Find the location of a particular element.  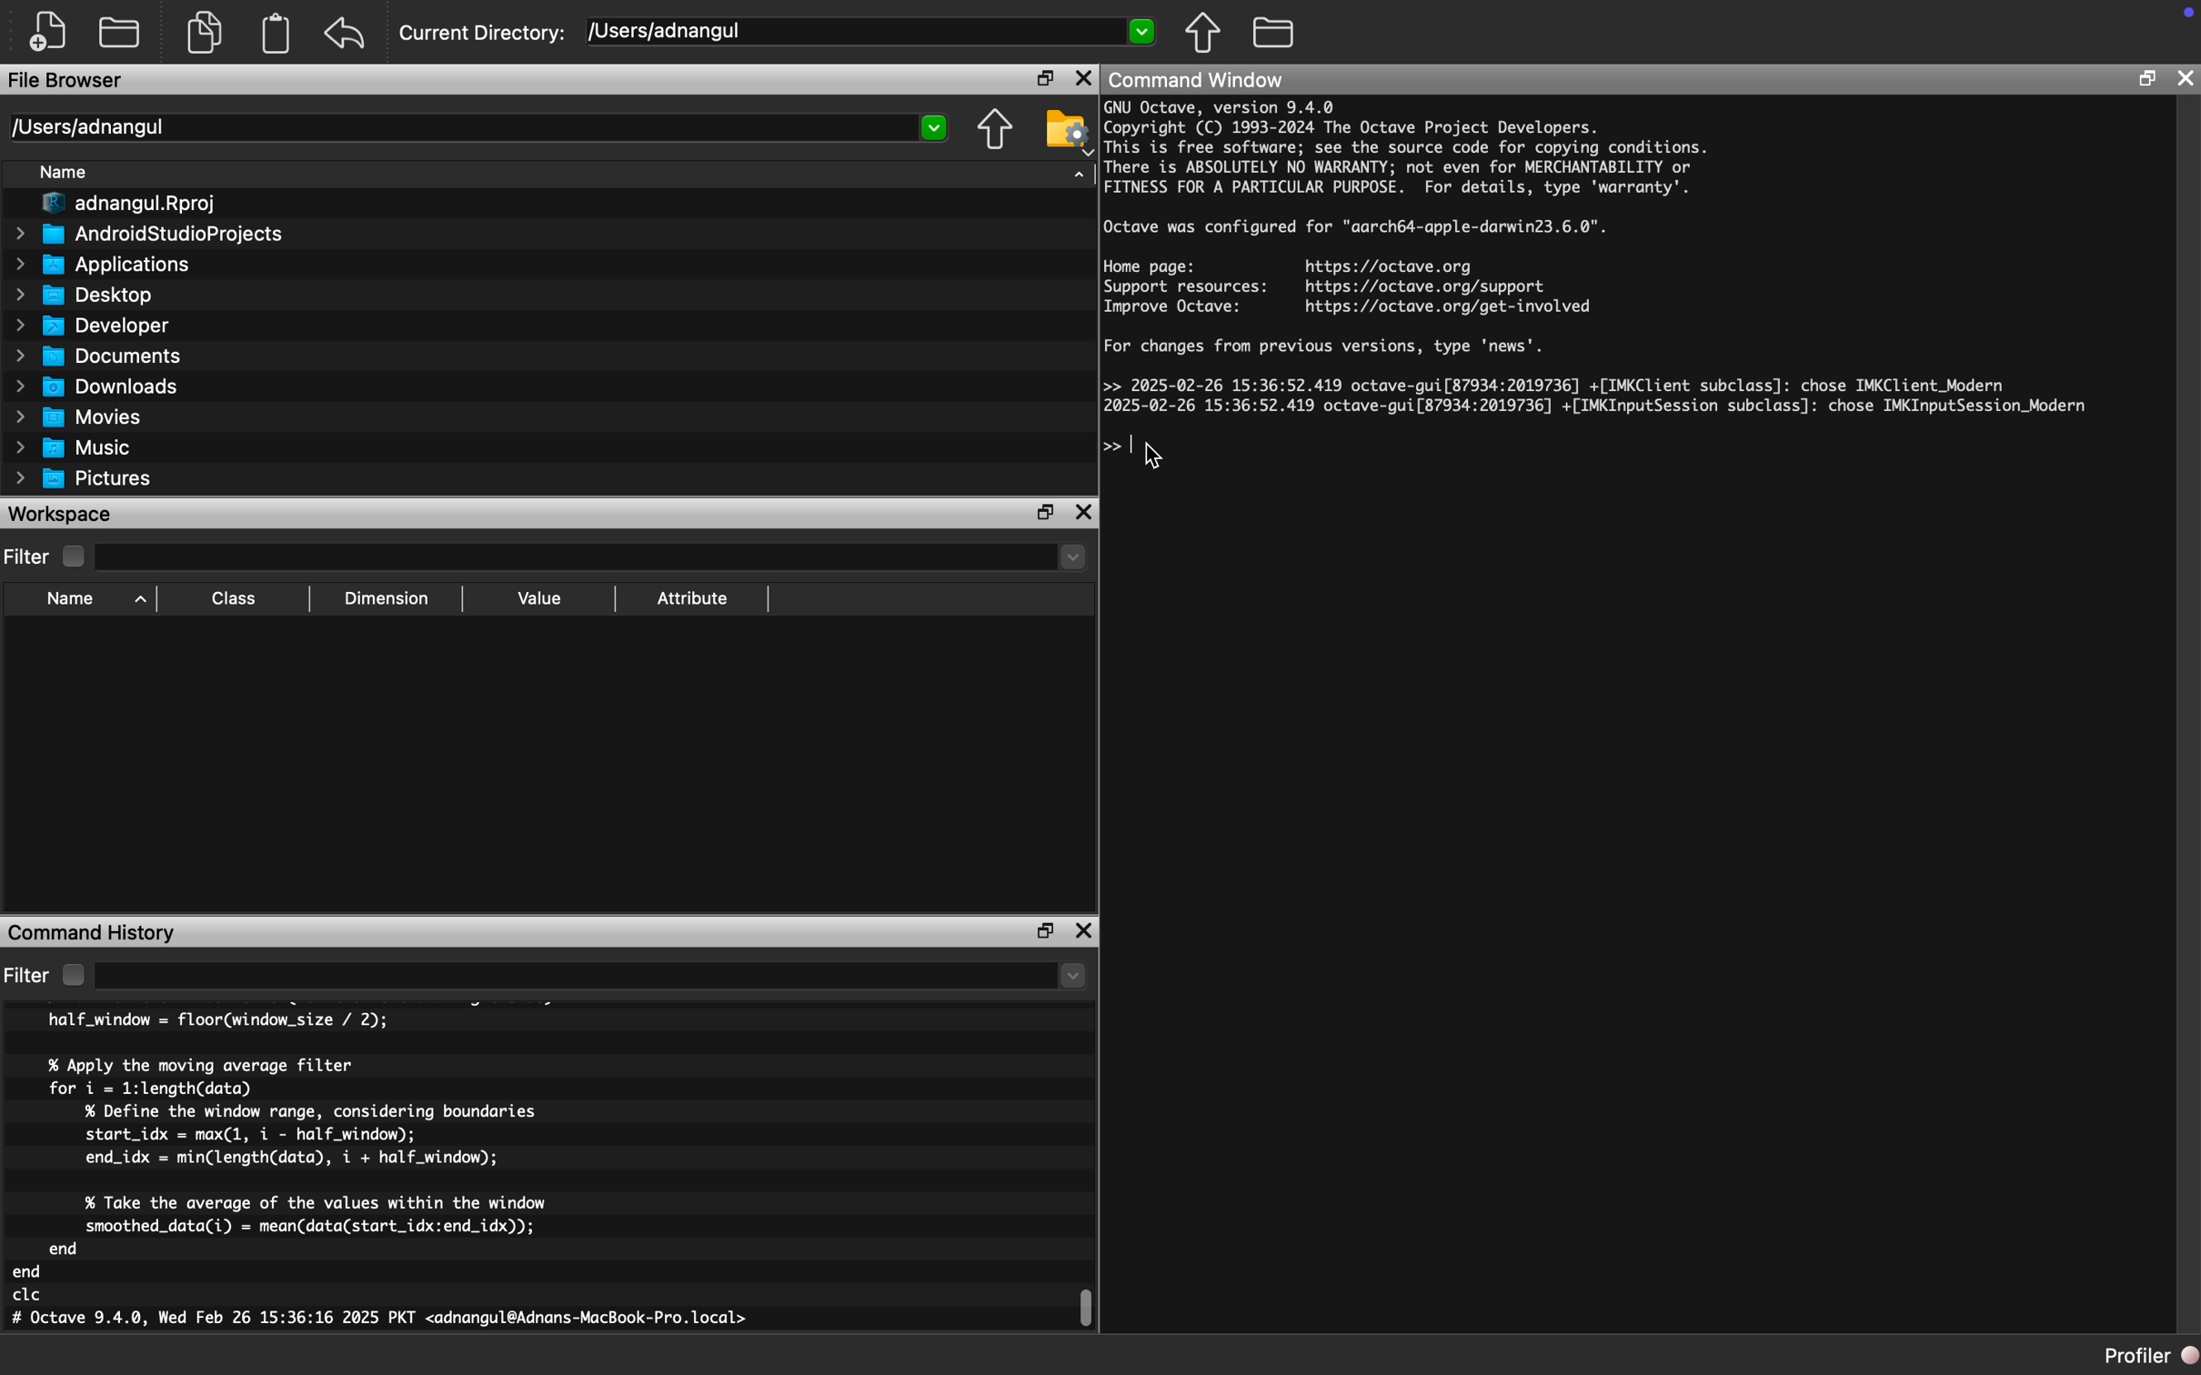

Profiler is located at coordinates (2148, 1356).